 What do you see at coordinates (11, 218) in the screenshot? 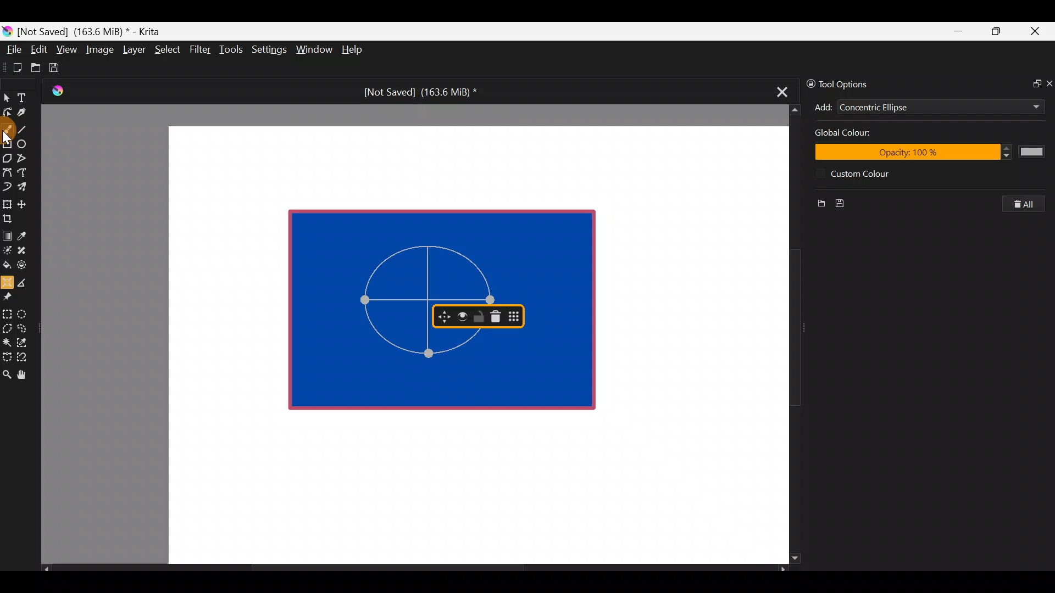
I see `Crop the image to an area` at bounding box center [11, 218].